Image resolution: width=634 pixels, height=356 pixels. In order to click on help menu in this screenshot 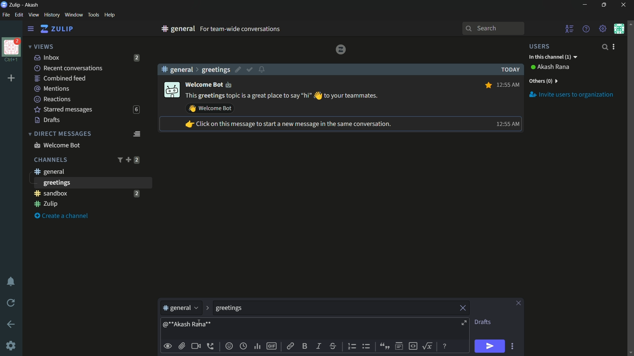, I will do `click(585, 29)`.